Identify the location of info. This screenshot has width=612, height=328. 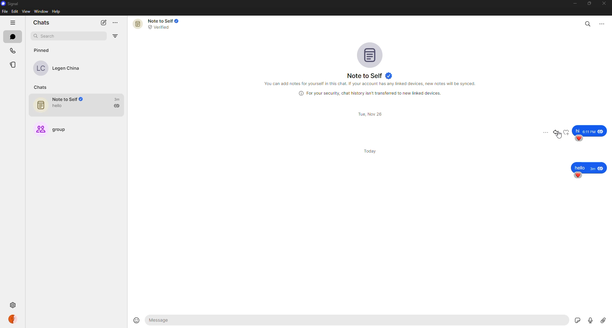
(372, 84).